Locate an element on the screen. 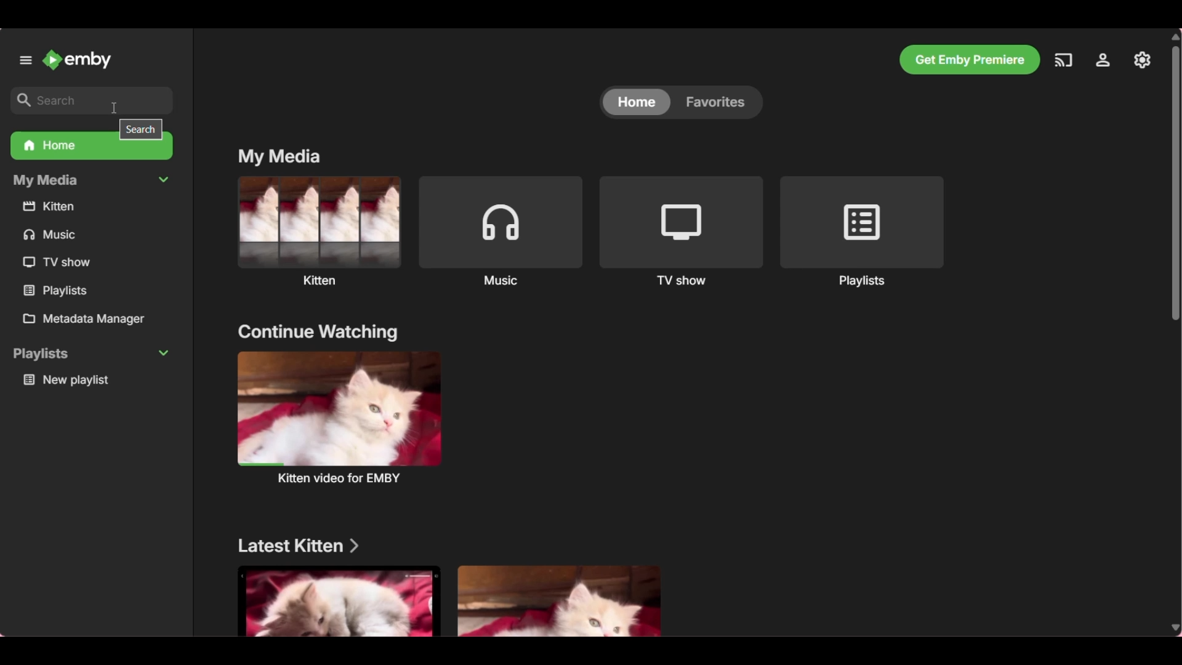 This screenshot has width=1182, height=665. playlists is located at coordinates (65, 290).